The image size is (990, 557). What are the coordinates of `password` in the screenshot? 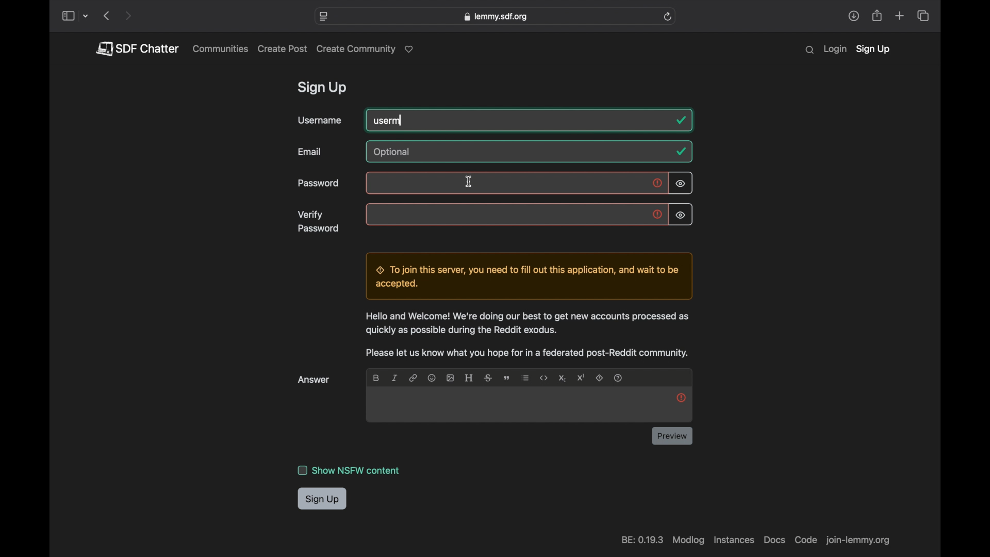 It's located at (319, 184).